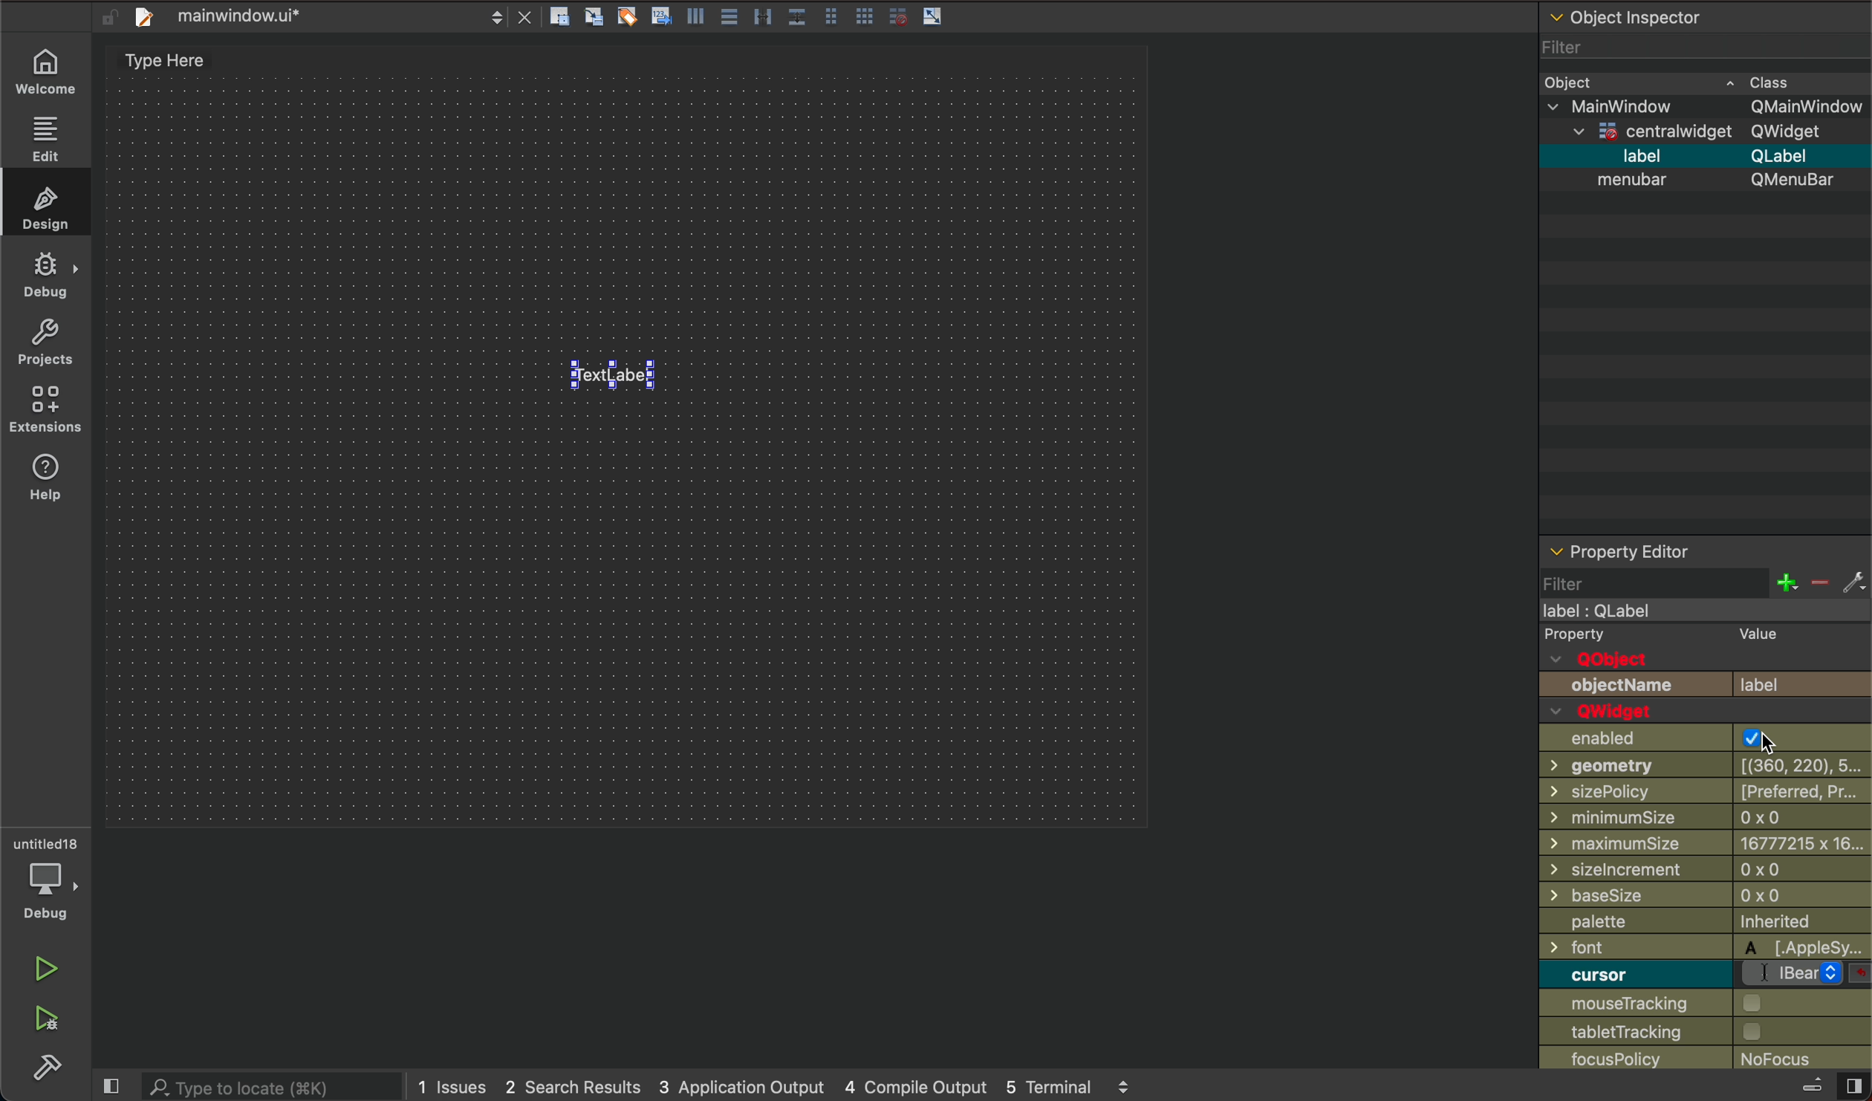  Describe the element at coordinates (1644, 713) in the screenshot. I see `QWwidget` at that location.